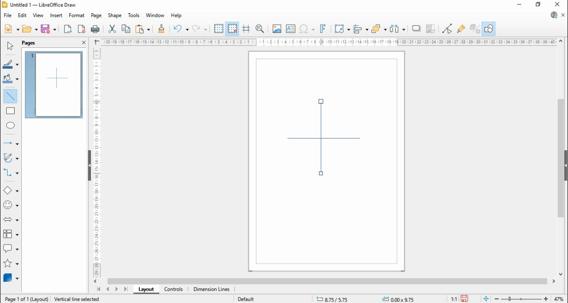 The height and width of the screenshot is (303, 568). Describe the element at coordinates (539, 5) in the screenshot. I see `restore` at that location.